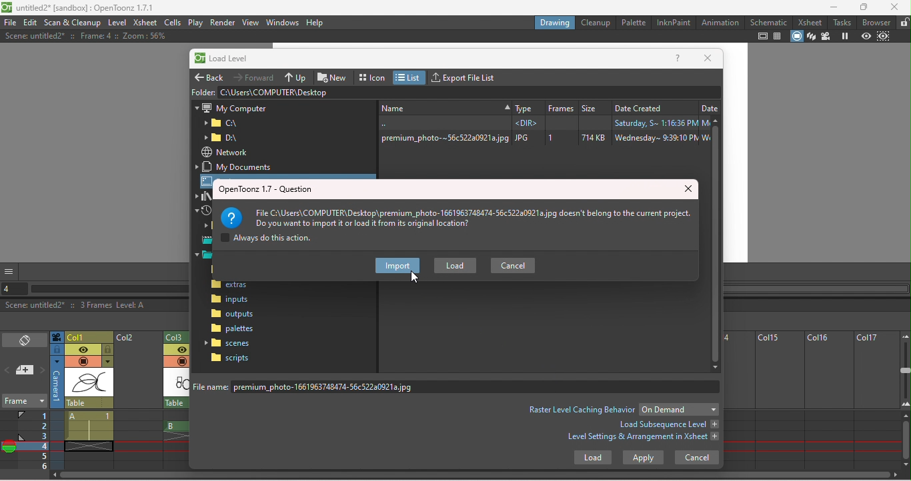 This screenshot has height=481, width=911. What do you see at coordinates (231, 107) in the screenshot?
I see `My computer` at bounding box center [231, 107].